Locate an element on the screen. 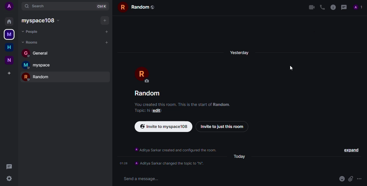  send message is located at coordinates (142, 178).